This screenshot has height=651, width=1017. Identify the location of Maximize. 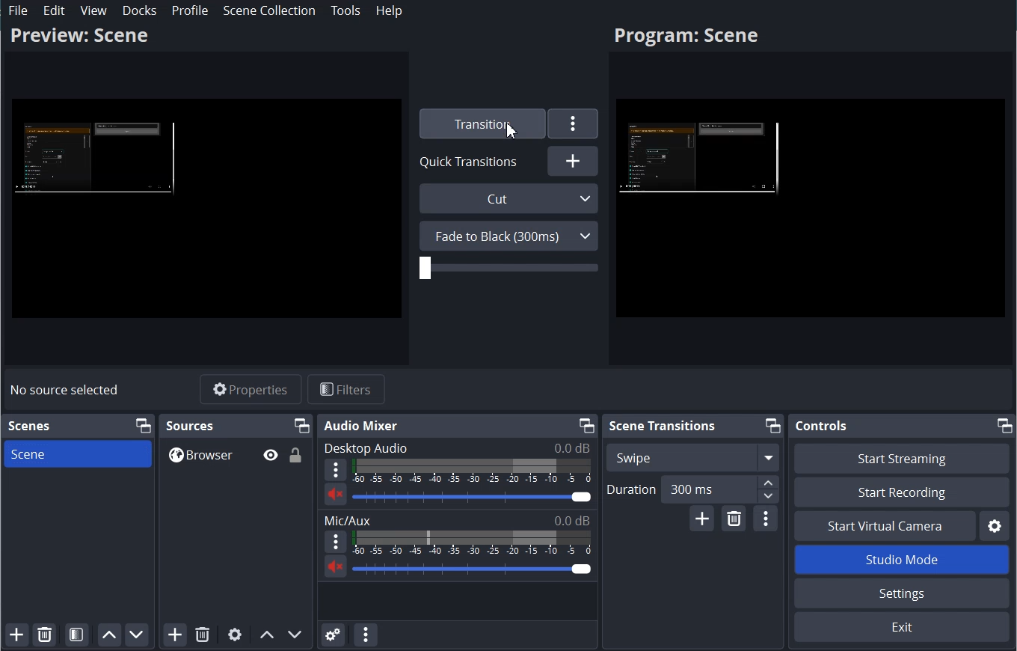
(585, 425).